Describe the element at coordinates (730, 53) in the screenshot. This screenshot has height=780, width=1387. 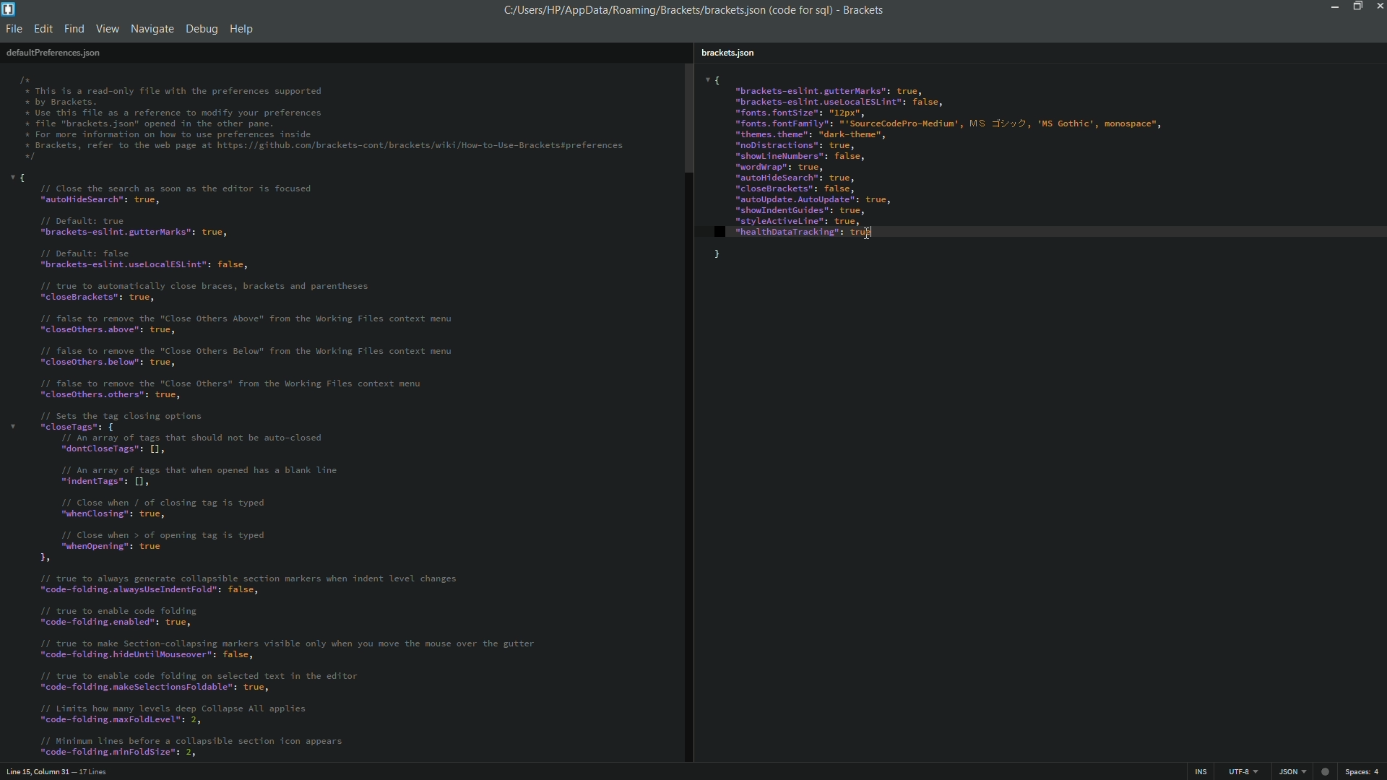
I see `Brackets.json` at that location.